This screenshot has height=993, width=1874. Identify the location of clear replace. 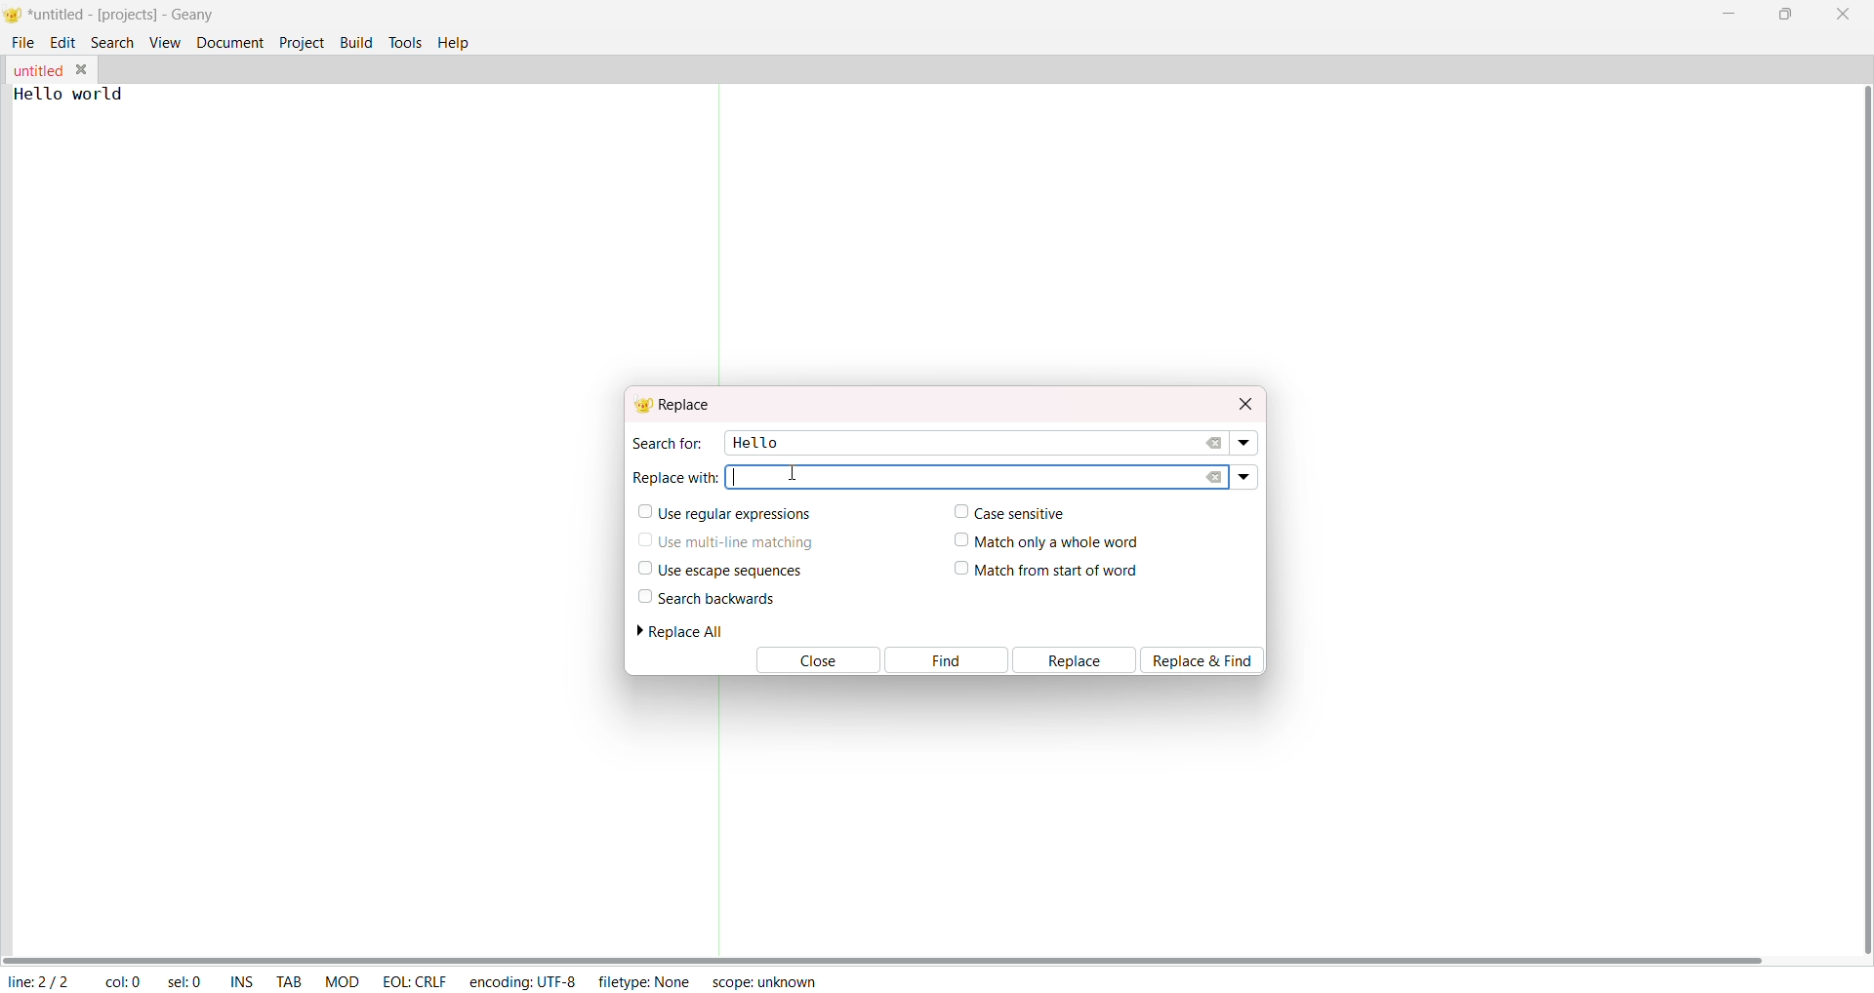
(1214, 477).